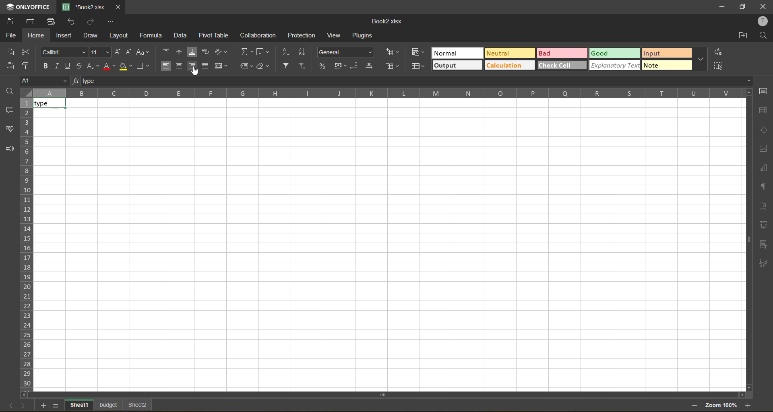  Describe the element at coordinates (717, 52) in the screenshot. I see `replace` at that location.